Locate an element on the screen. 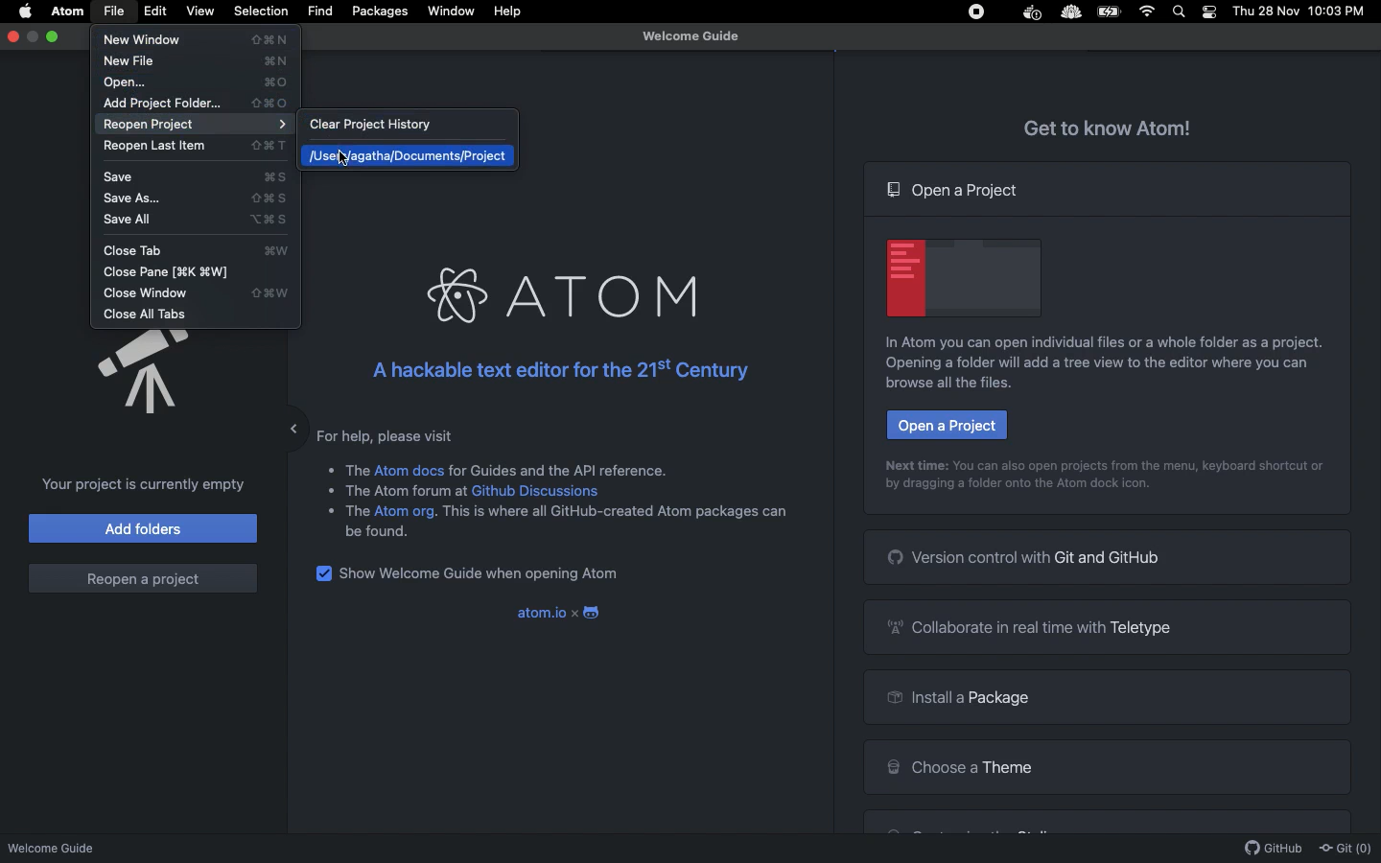  Reopen a project is located at coordinates (142, 578).